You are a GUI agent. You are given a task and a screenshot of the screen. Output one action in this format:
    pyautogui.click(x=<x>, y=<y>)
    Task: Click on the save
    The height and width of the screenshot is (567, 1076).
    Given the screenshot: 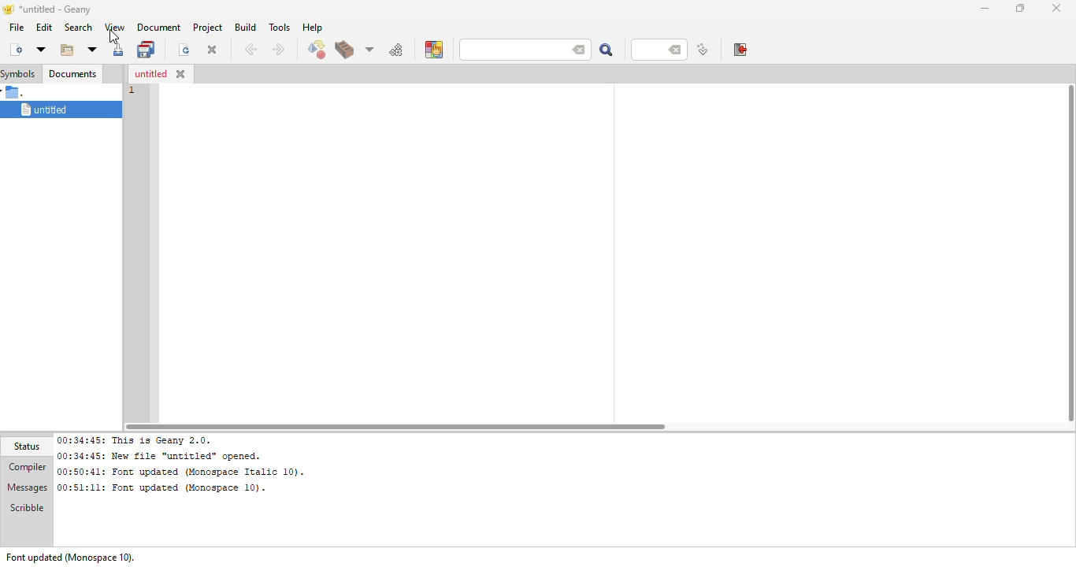 What is the action you would take?
    pyautogui.click(x=117, y=51)
    